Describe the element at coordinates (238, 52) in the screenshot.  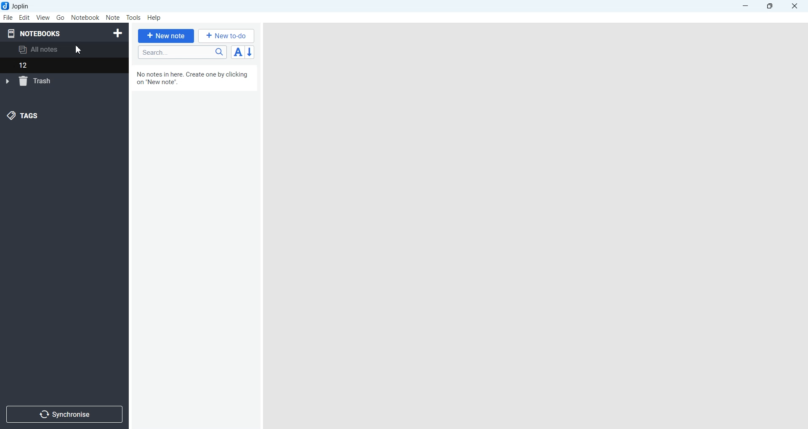
I see `Toggle sort order field` at that location.